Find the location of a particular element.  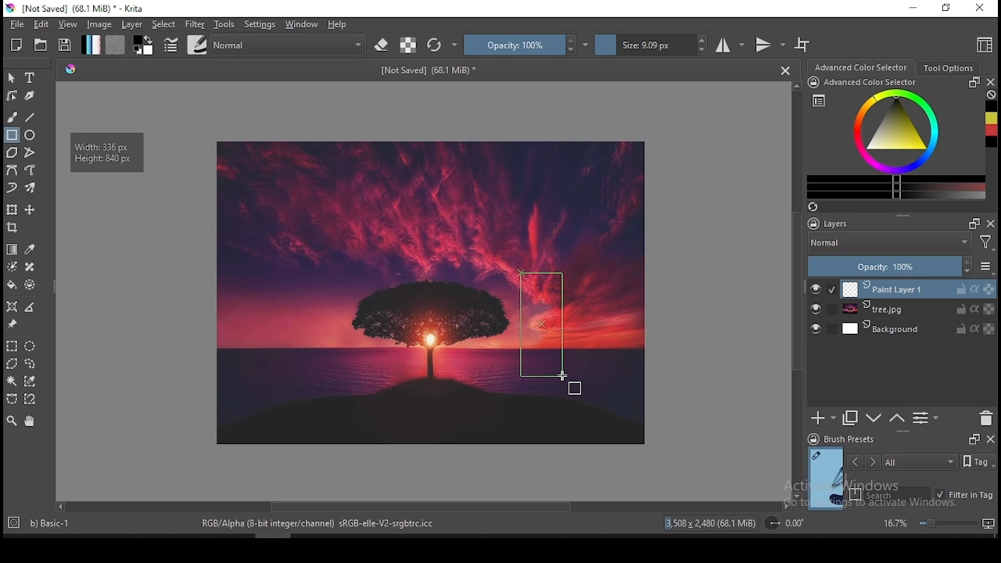

delete layer is located at coordinates (987, 418).